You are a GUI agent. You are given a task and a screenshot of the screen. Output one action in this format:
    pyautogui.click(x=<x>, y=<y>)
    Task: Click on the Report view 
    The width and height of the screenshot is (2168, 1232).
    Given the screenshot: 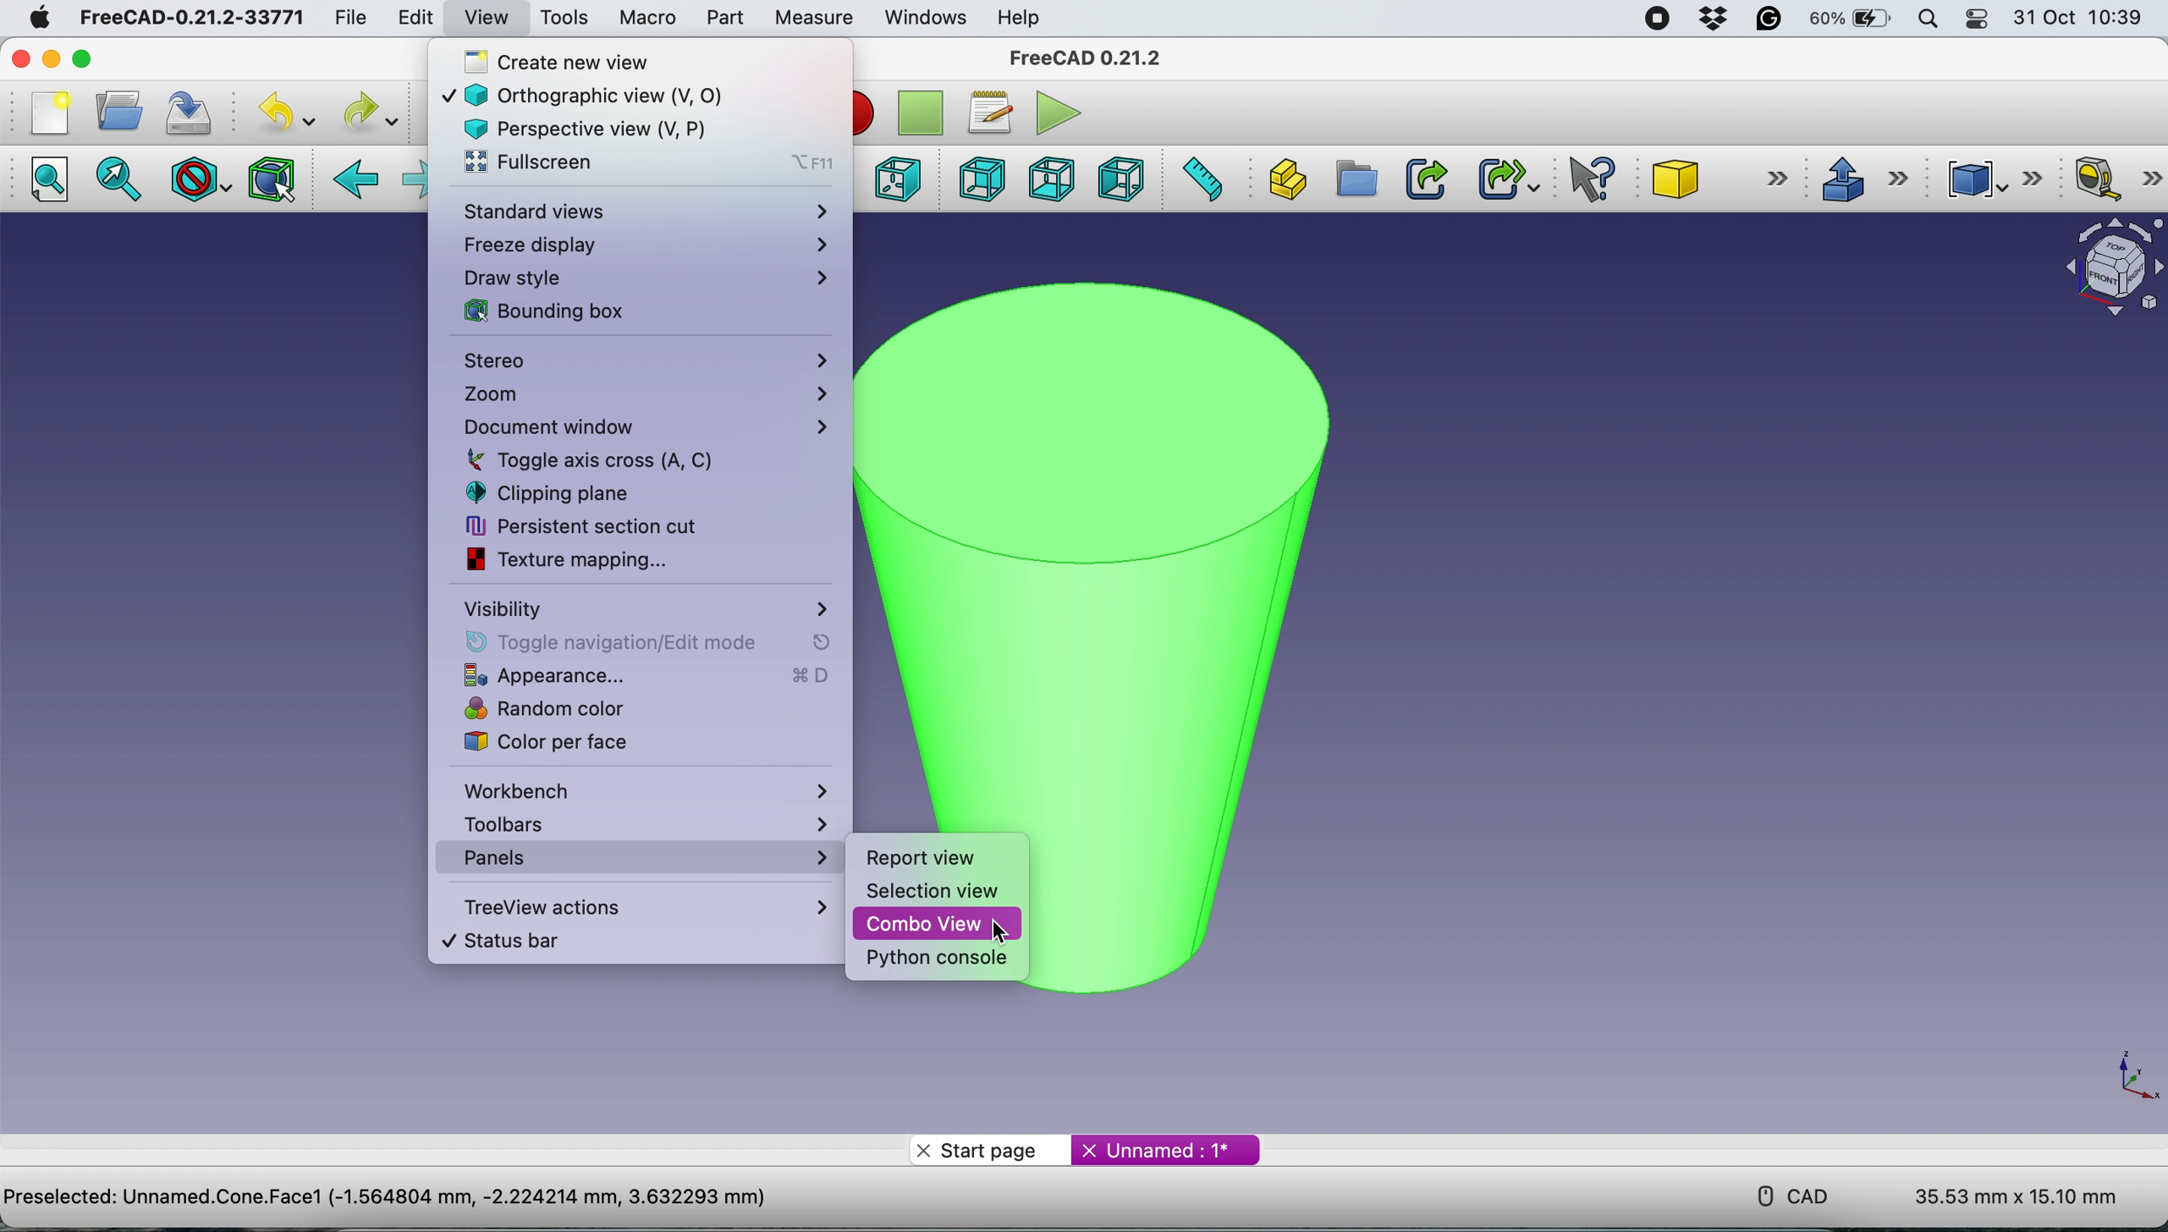 What is the action you would take?
    pyautogui.click(x=923, y=859)
    